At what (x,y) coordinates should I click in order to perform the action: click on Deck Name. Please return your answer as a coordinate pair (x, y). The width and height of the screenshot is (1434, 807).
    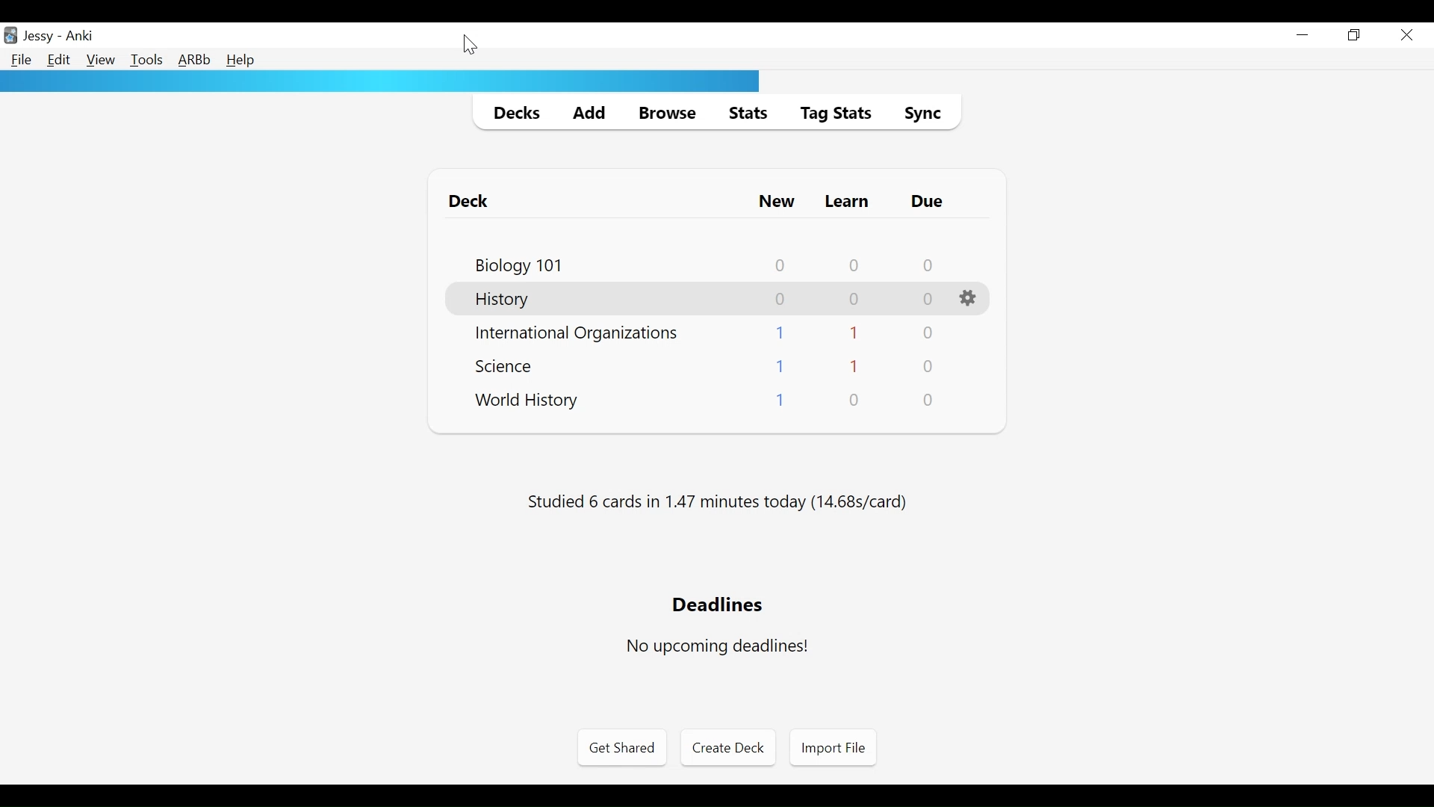
    Looking at the image, I should click on (471, 202).